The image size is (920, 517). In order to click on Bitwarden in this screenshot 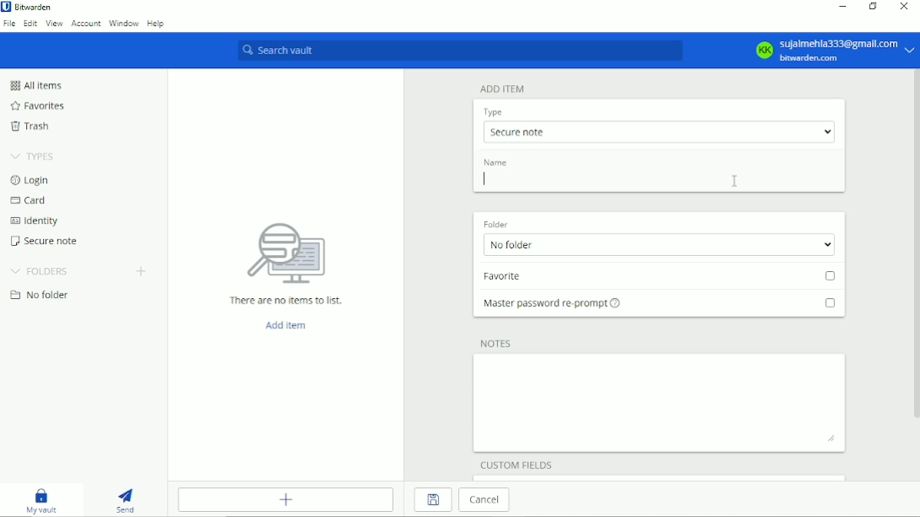, I will do `click(29, 7)`.